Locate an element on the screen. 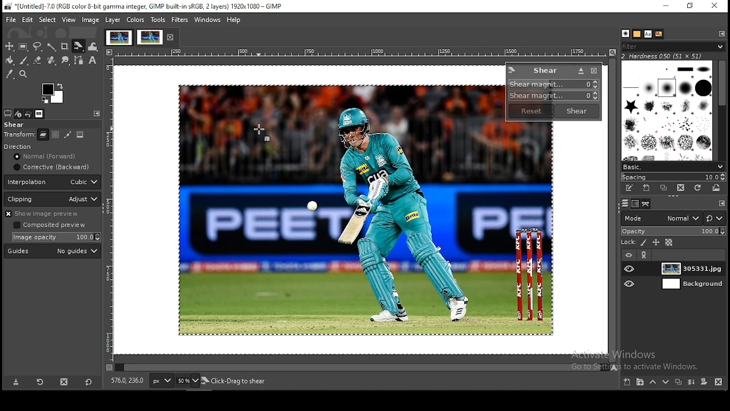  layer visibility on/off is located at coordinates (631, 283).